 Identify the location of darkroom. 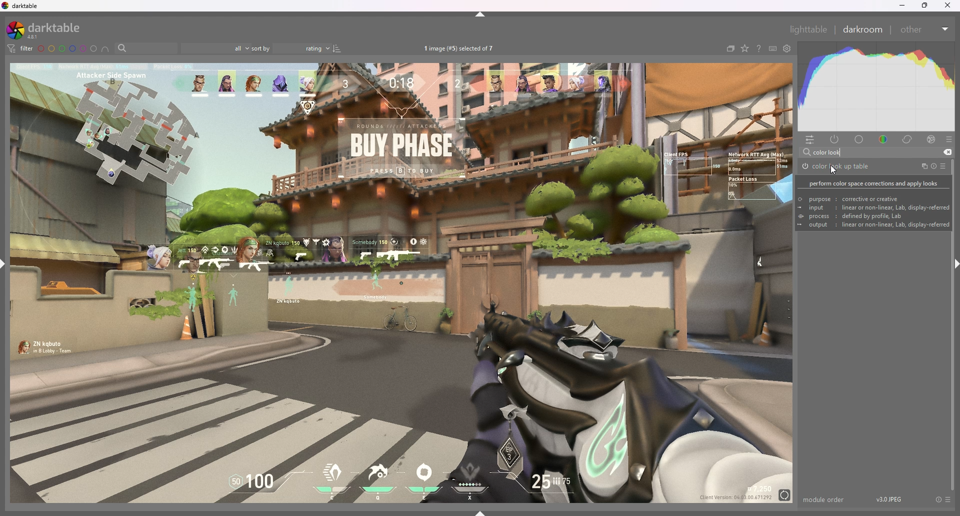
(863, 28).